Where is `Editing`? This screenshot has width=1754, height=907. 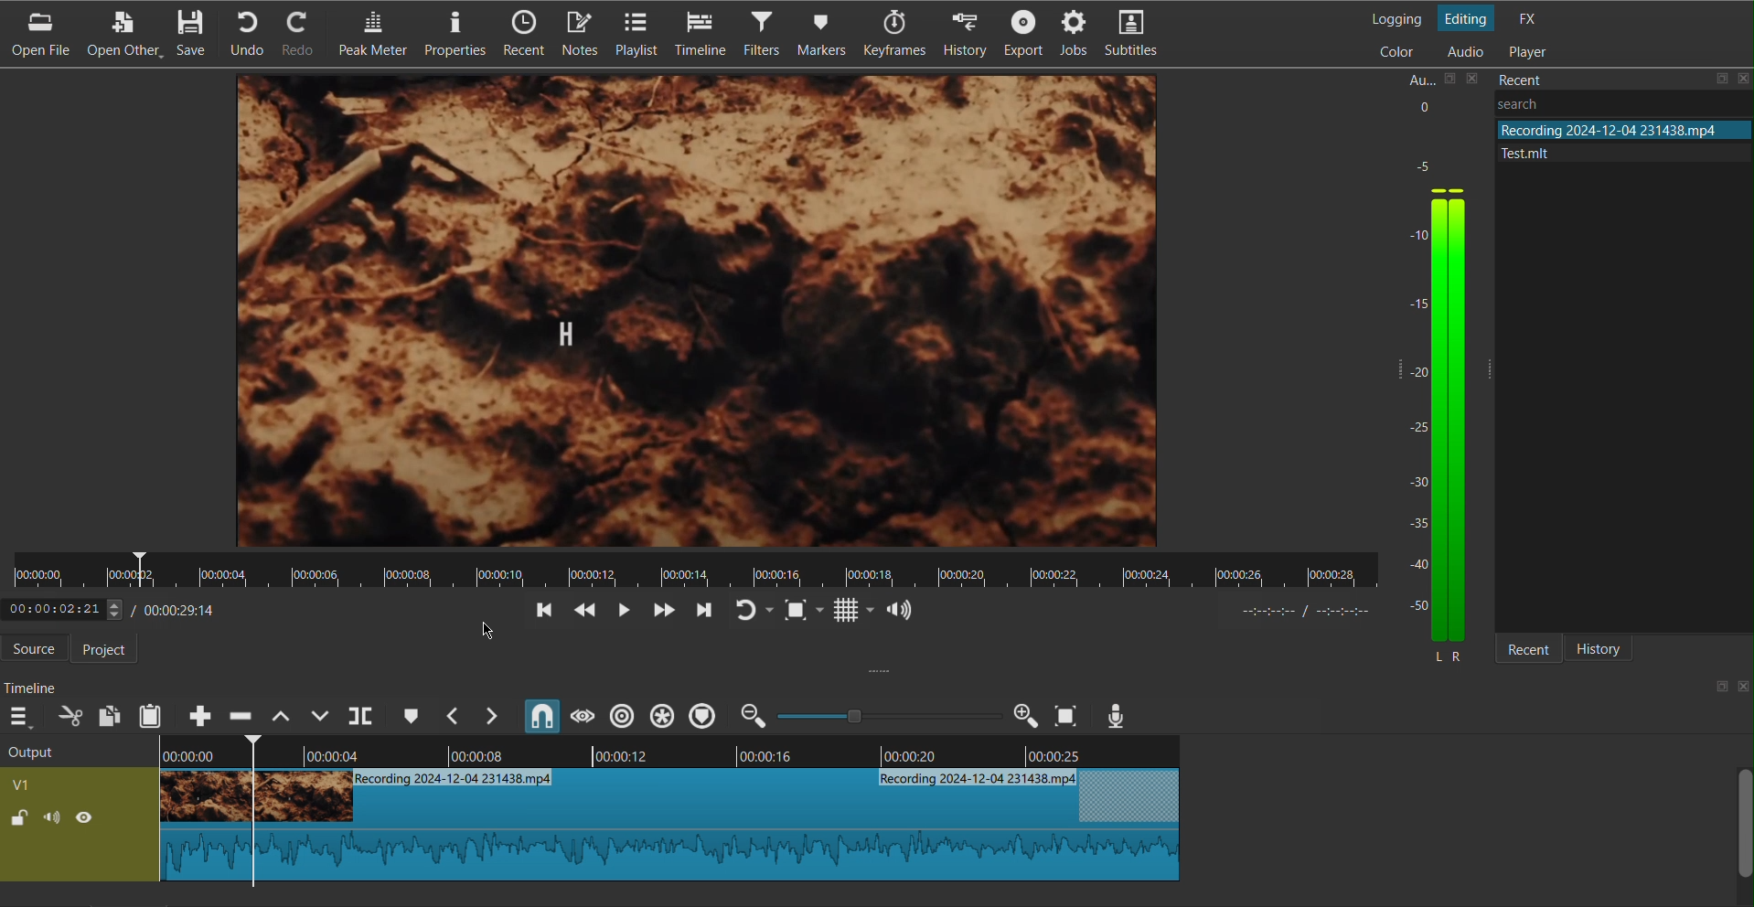
Editing is located at coordinates (1470, 16).